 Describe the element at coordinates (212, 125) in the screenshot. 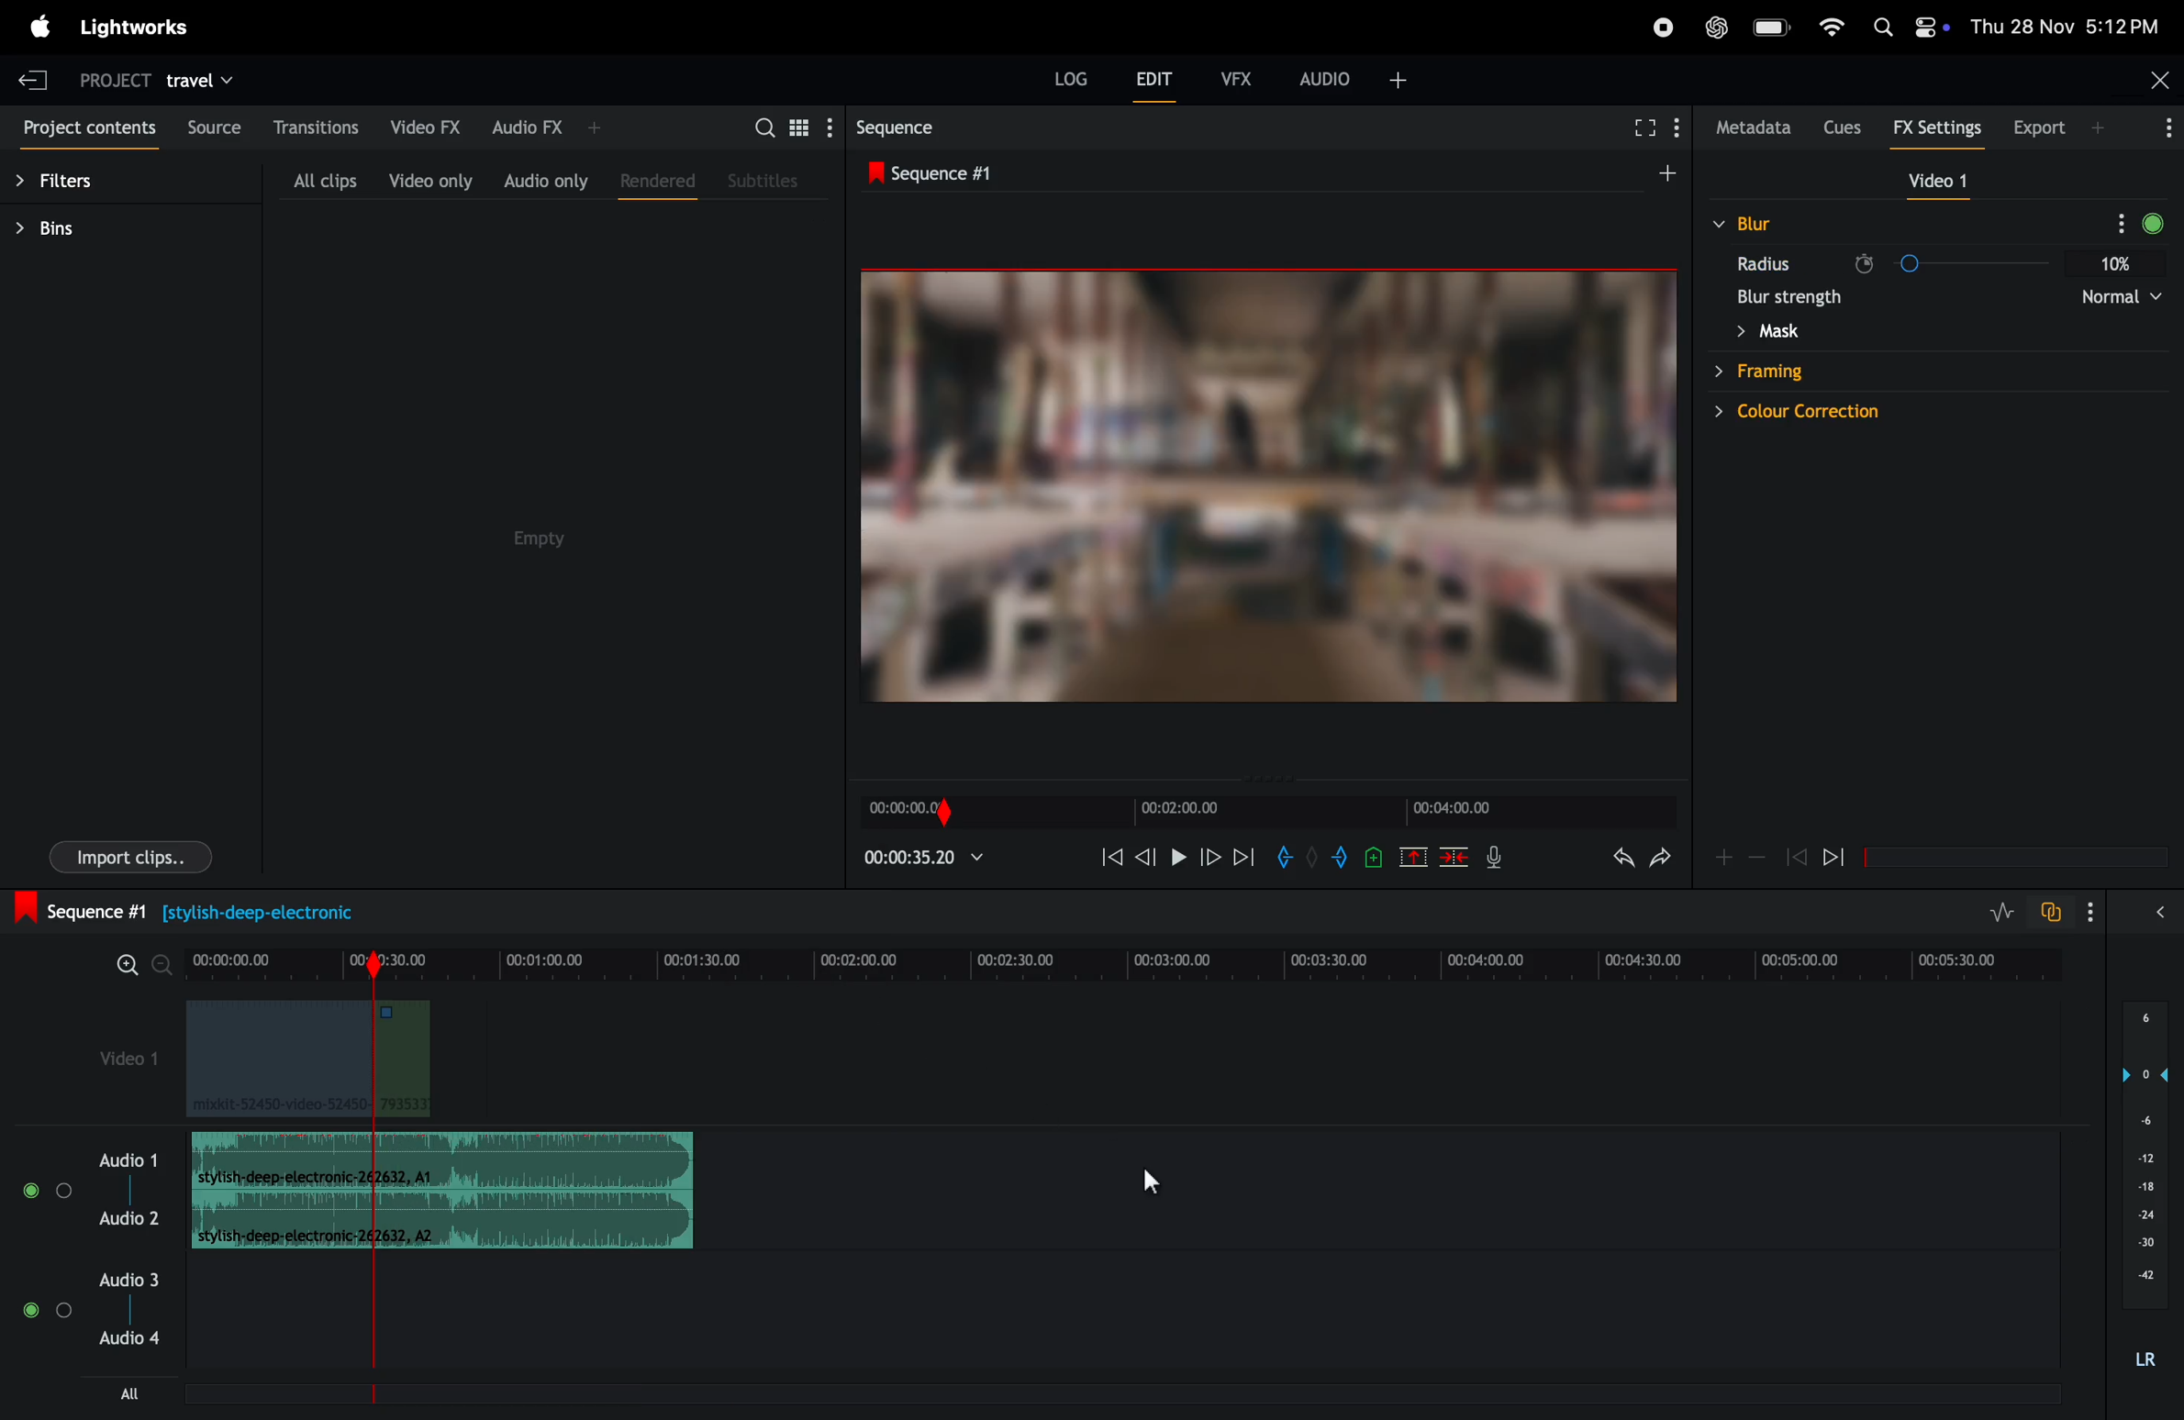

I see `source` at that location.